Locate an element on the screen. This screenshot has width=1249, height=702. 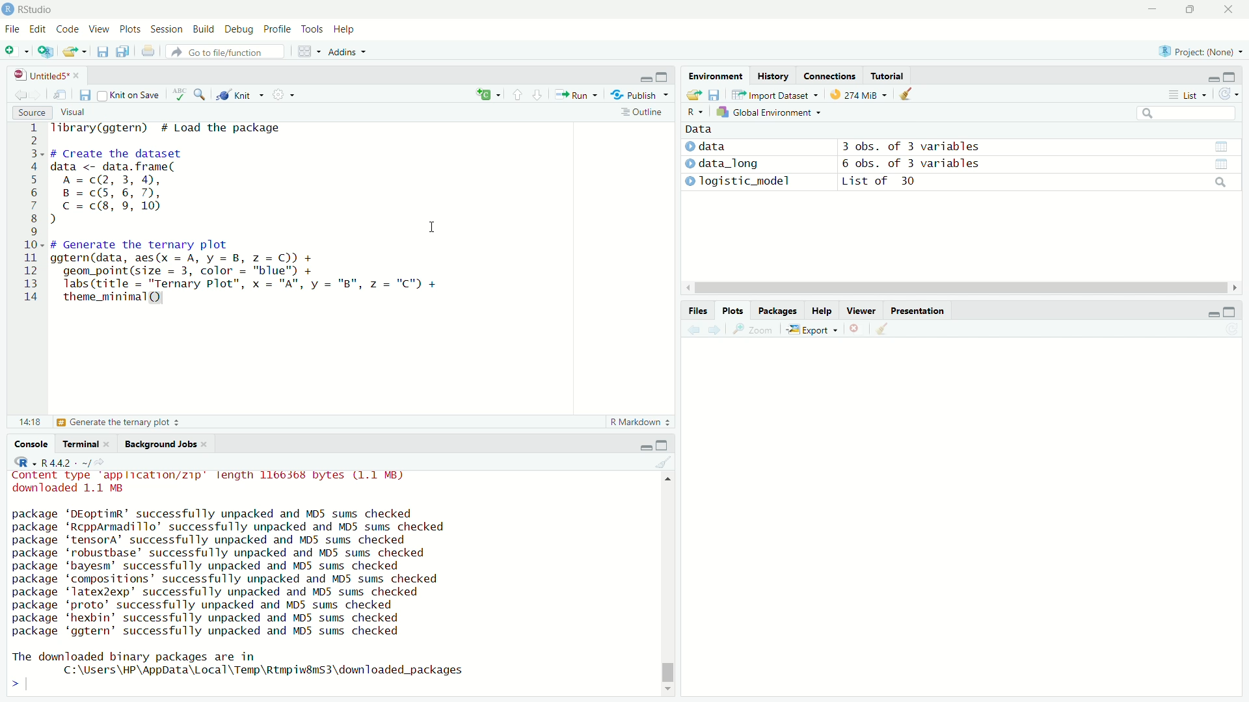
scroll bar is located at coordinates (672, 582).